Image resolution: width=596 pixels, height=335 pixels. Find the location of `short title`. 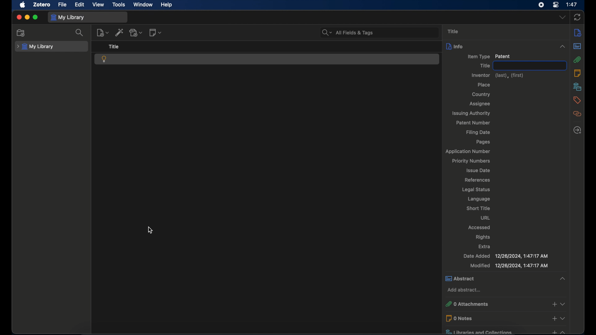

short title is located at coordinates (479, 208).